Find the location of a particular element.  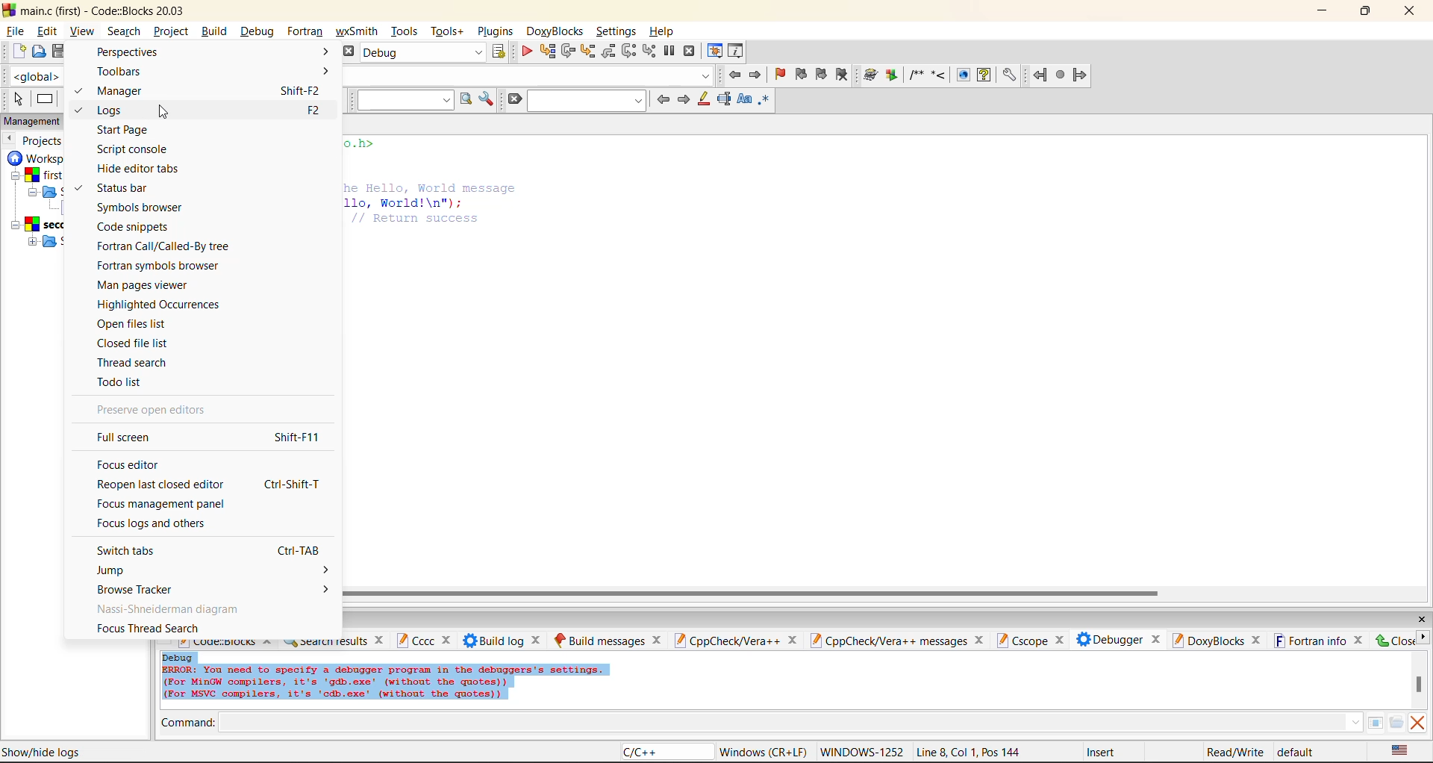

insert line is located at coordinates (940, 76).